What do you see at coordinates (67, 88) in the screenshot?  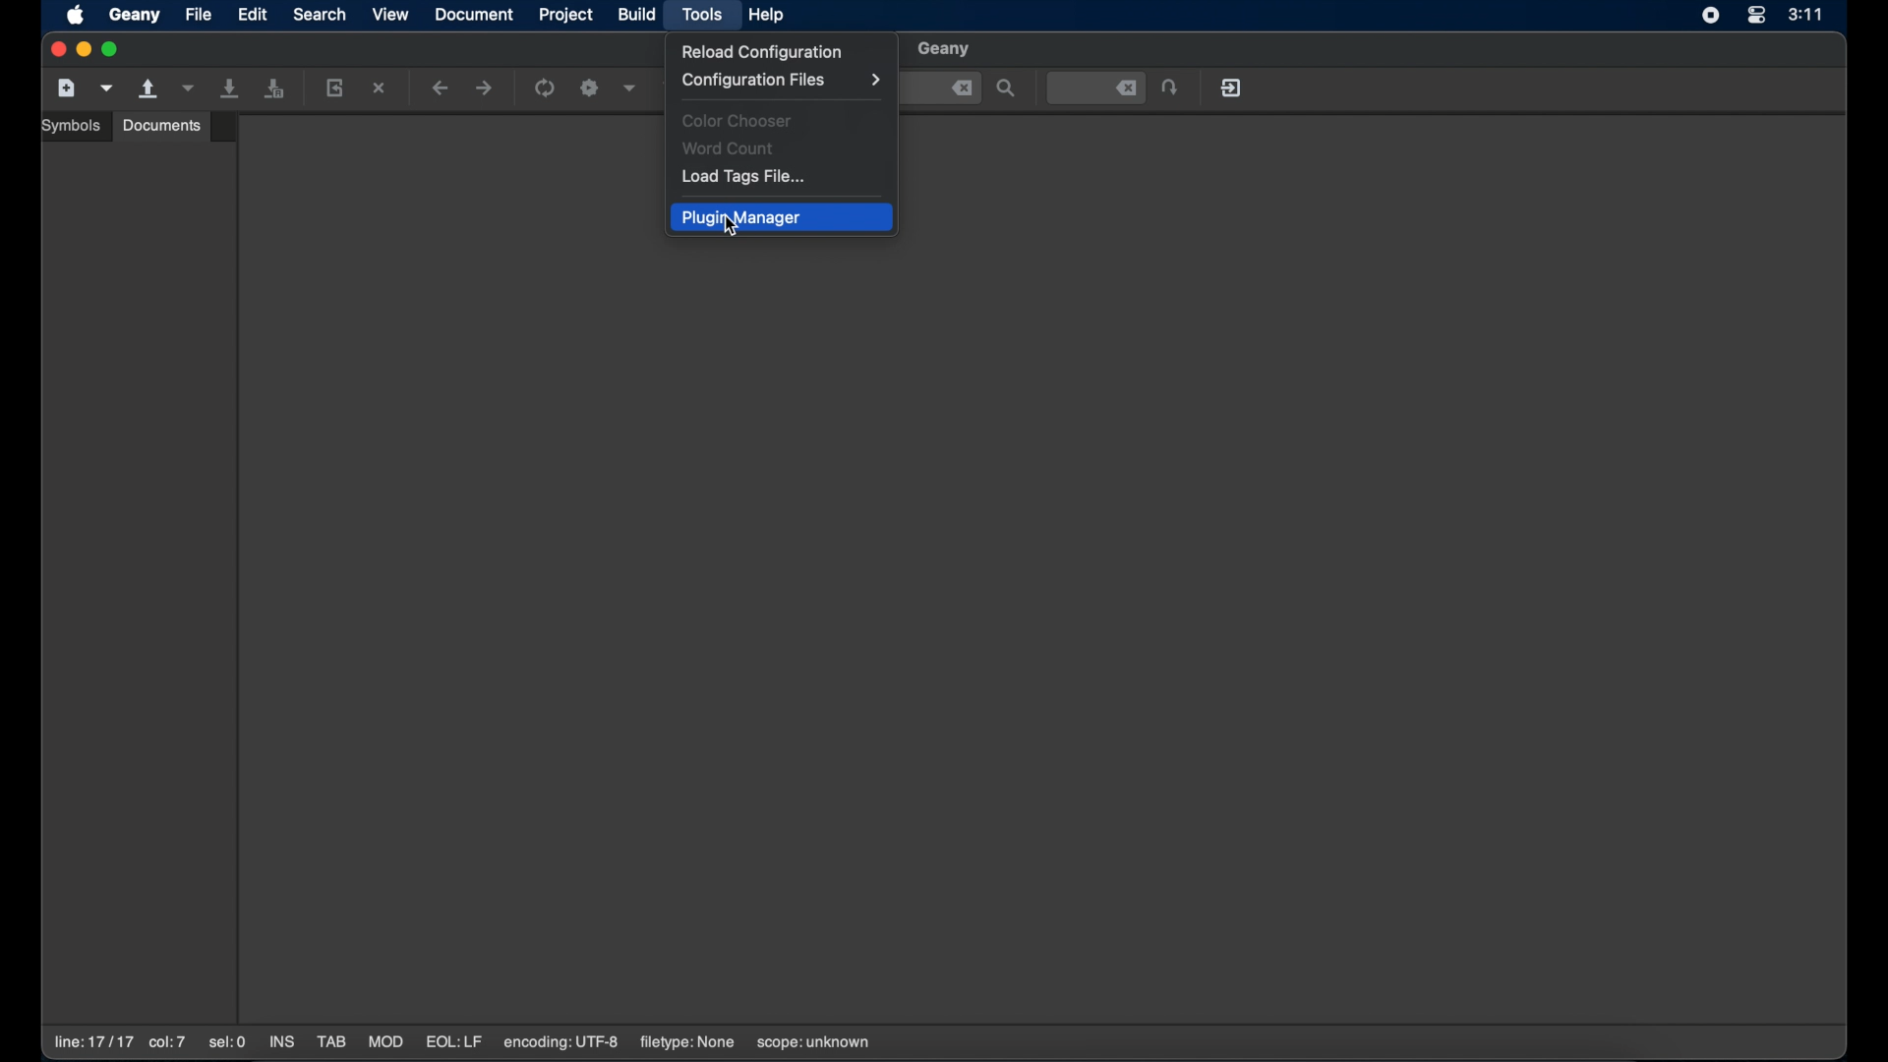 I see `create a new file` at bounding box center [67, 88].